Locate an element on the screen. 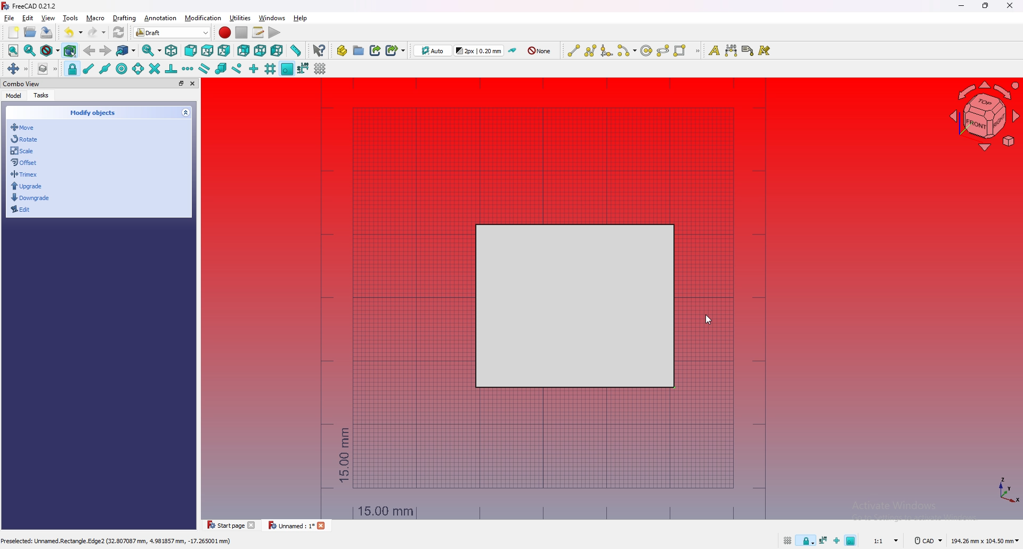  windows is located at coordinates (271, 18).